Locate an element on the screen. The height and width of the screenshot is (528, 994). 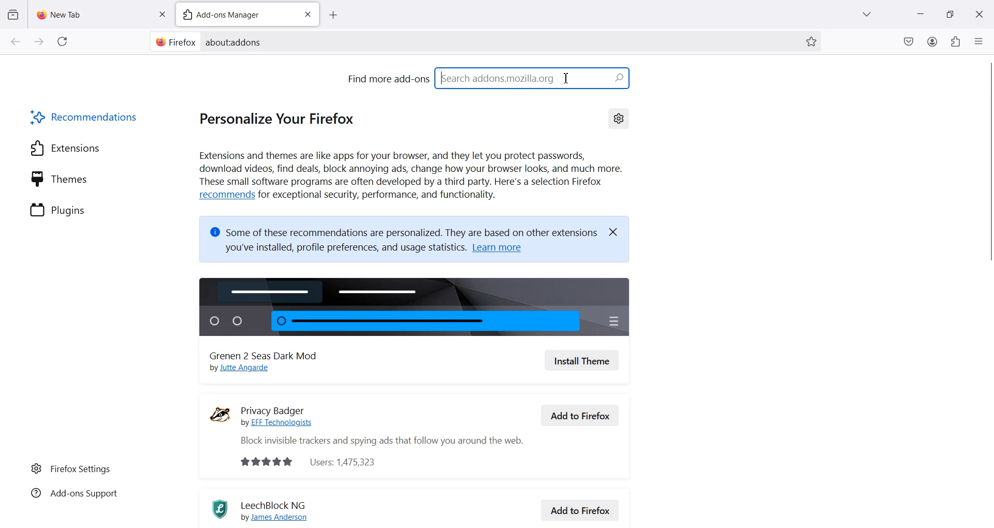
List all Tab is located at coordinates (866, 14).